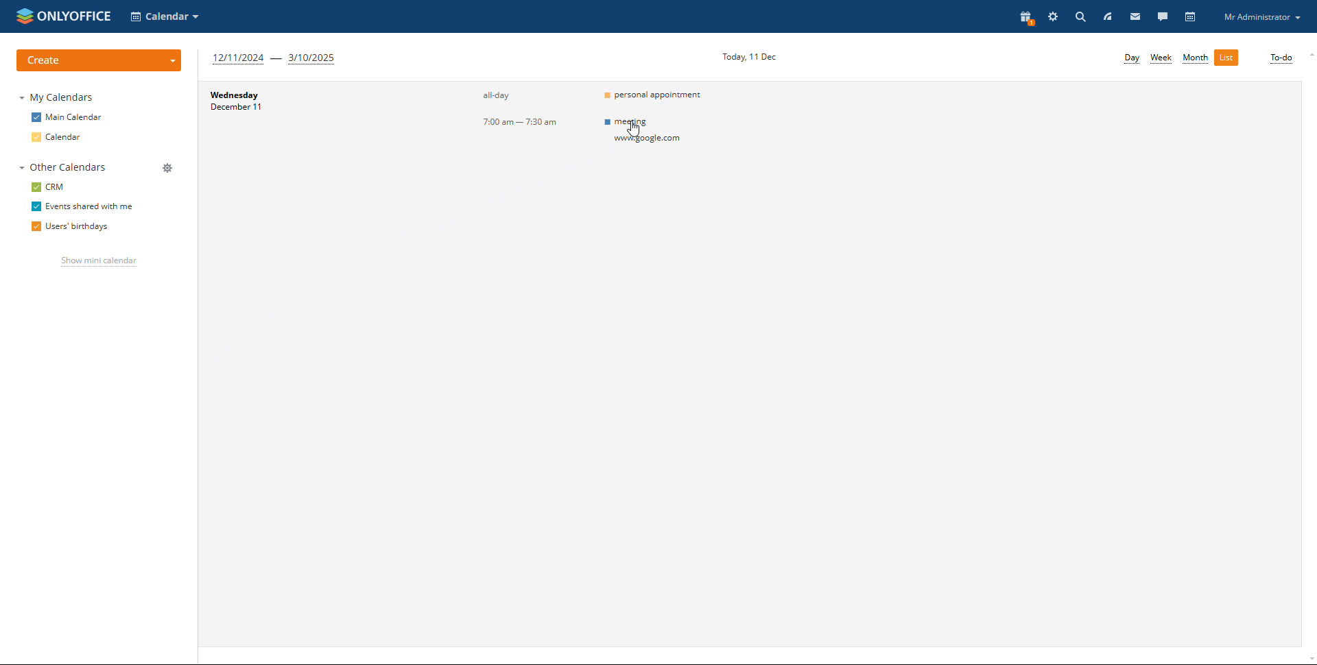 The height and width of the screenshot is (665, 1317). Describe the element at coordinates (1108, 16) in the screenshot. I see `feed` at that location.